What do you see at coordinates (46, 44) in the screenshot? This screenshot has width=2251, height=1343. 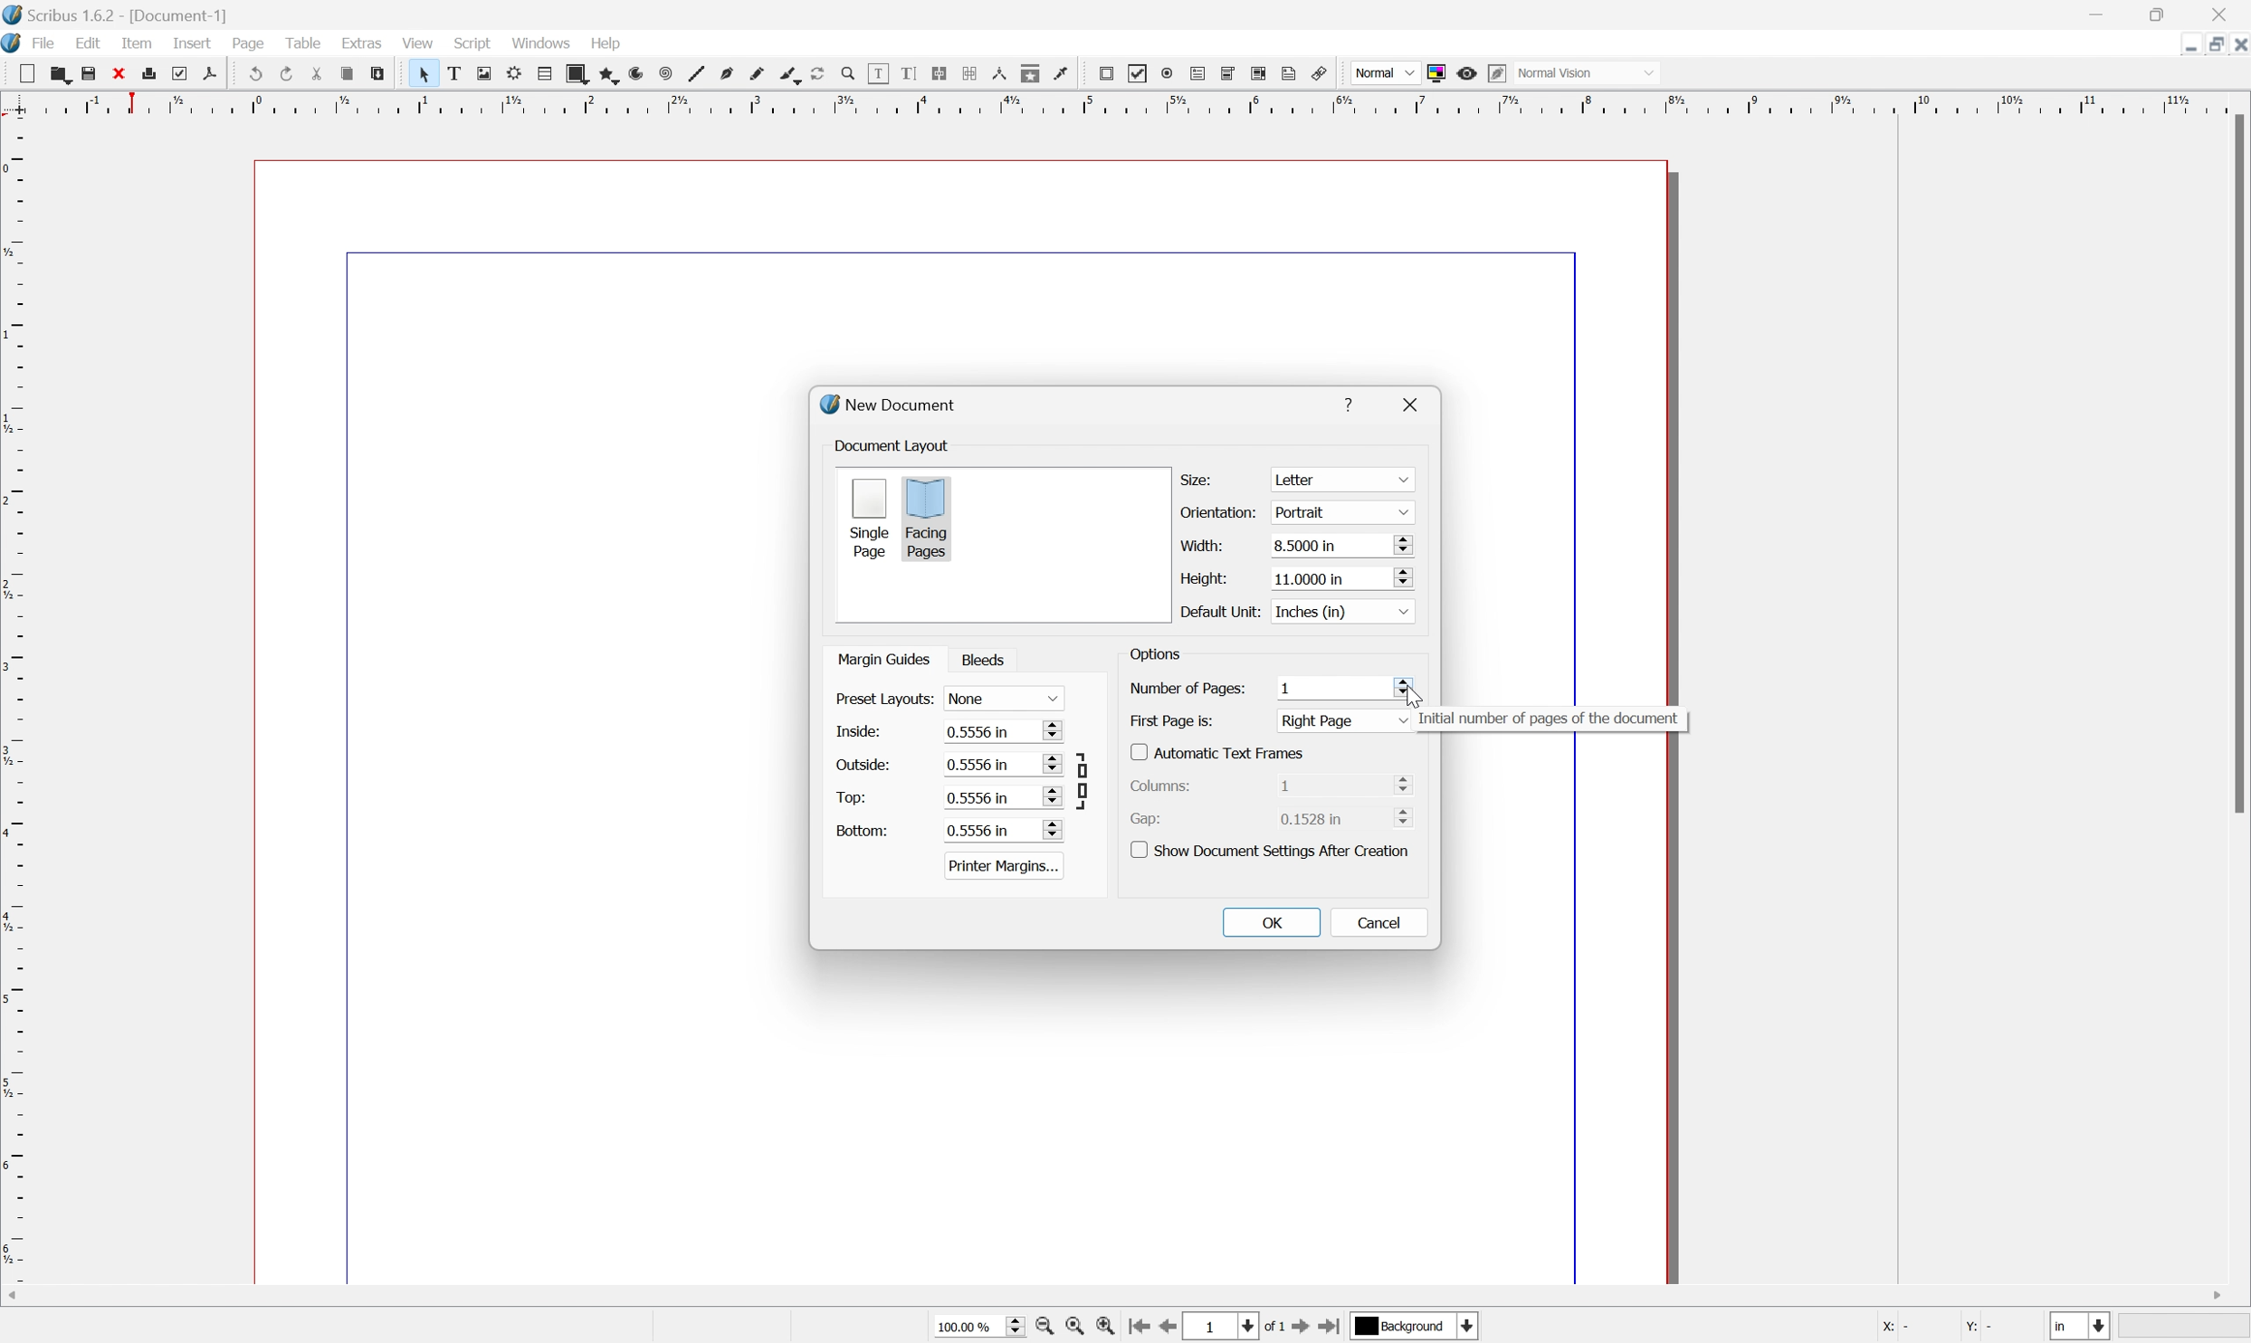 I see `File` at bounding box center [46, 44].